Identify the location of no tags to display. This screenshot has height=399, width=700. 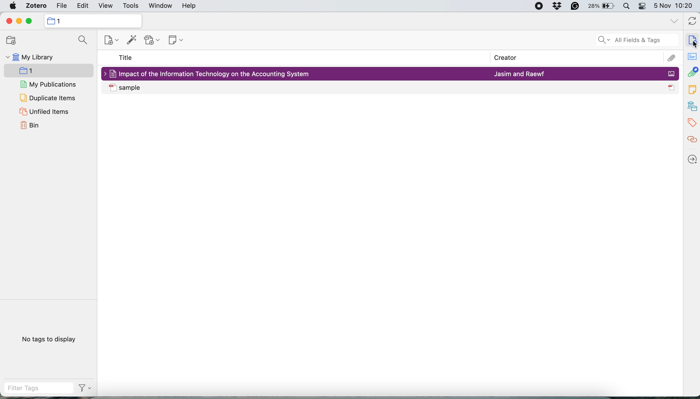
(49, 339).